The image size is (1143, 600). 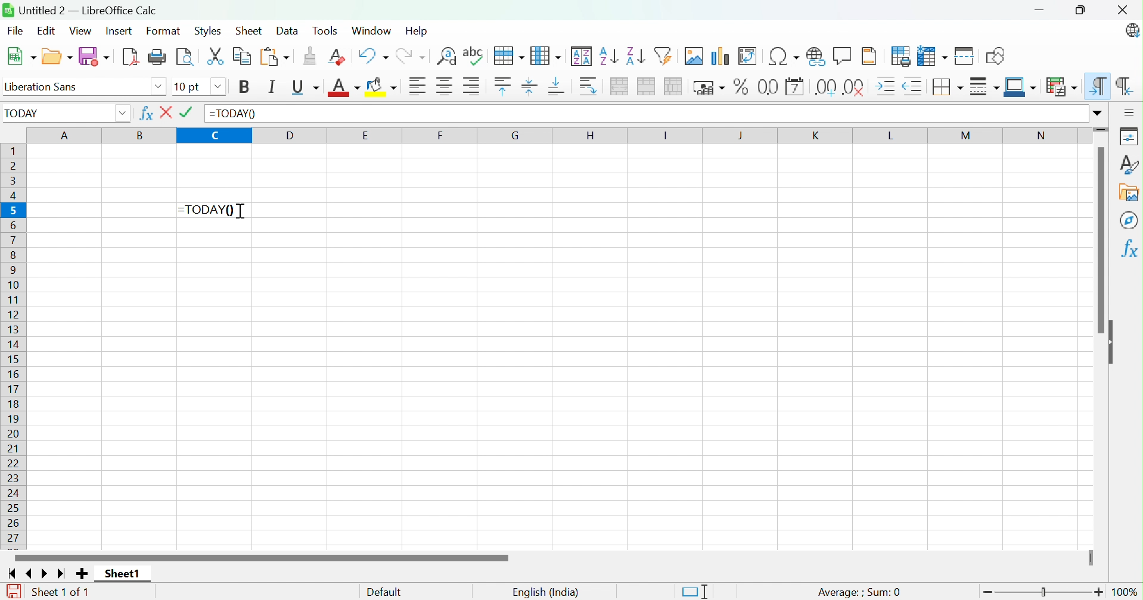 I want to click on Paste, so click(x=273, y=56).